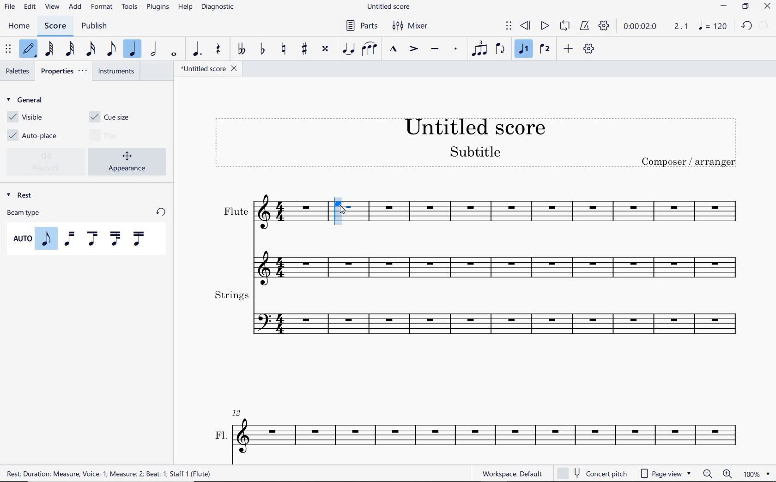 The image size is (776, 482). What do you see at coordinates (526, 26) in the screenshot?
I see `REWIND` at bounding box center [526, 26].